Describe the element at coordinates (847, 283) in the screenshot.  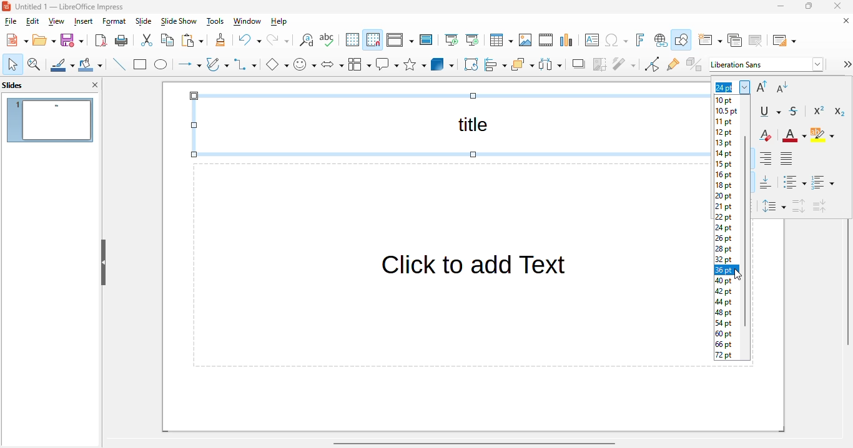
I see `vertical scroll bar` at that location.